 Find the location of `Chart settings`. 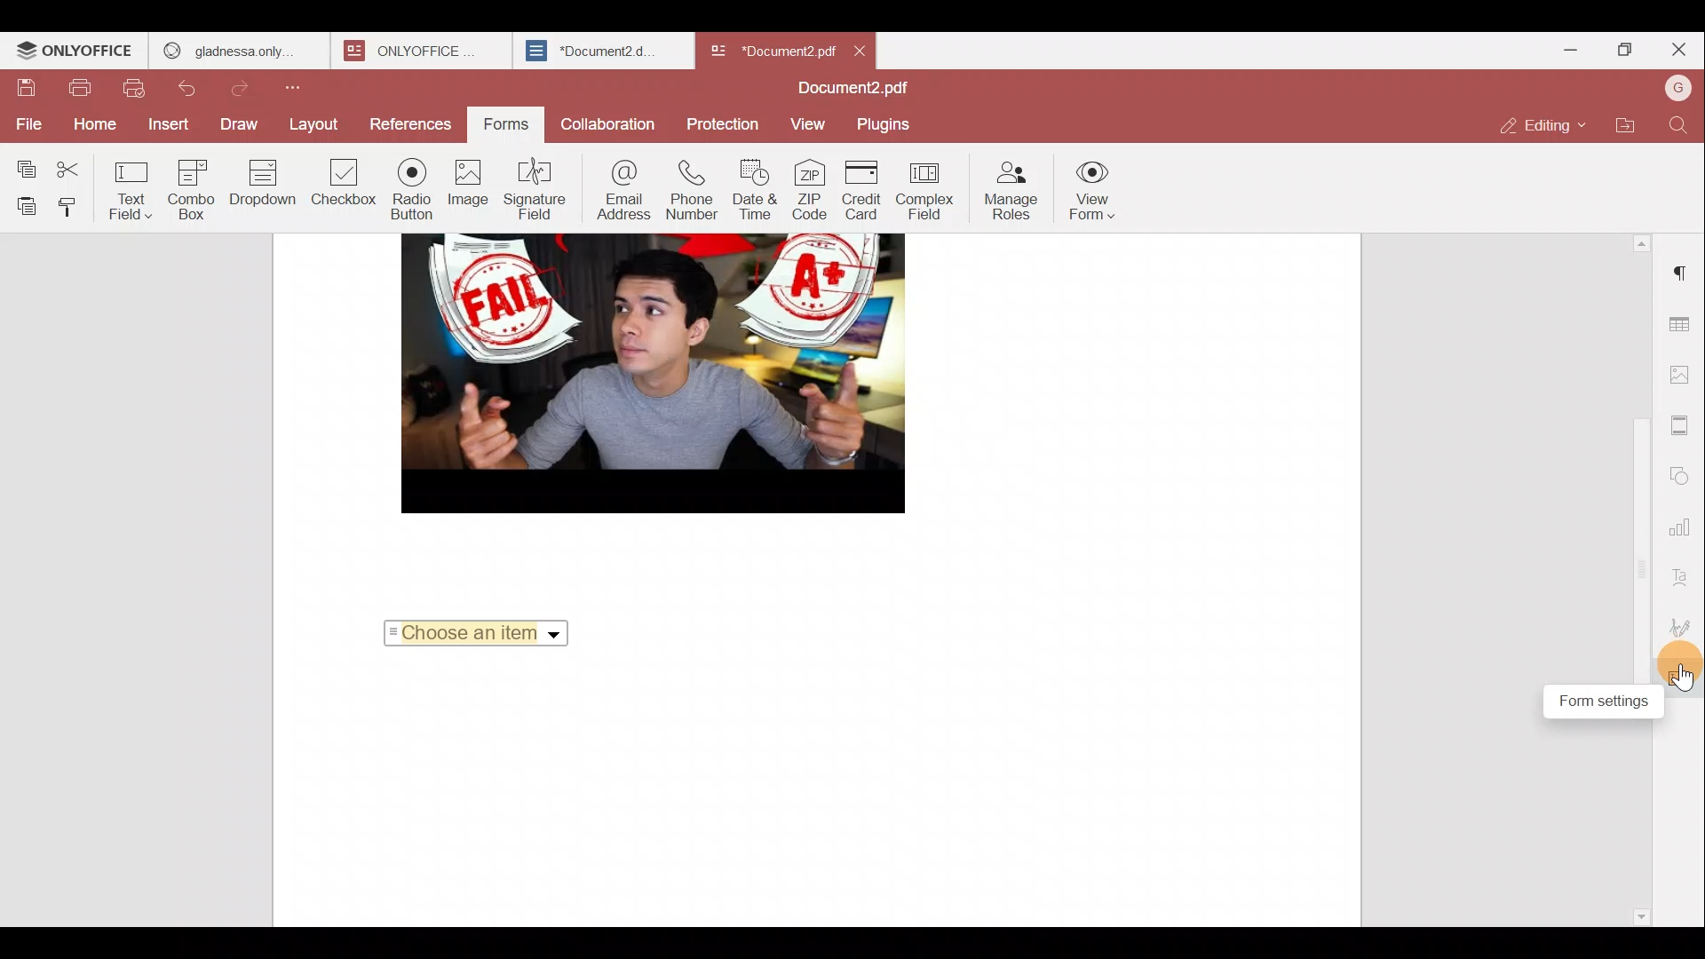

Chart settings is located at coordinates (1685, 529).